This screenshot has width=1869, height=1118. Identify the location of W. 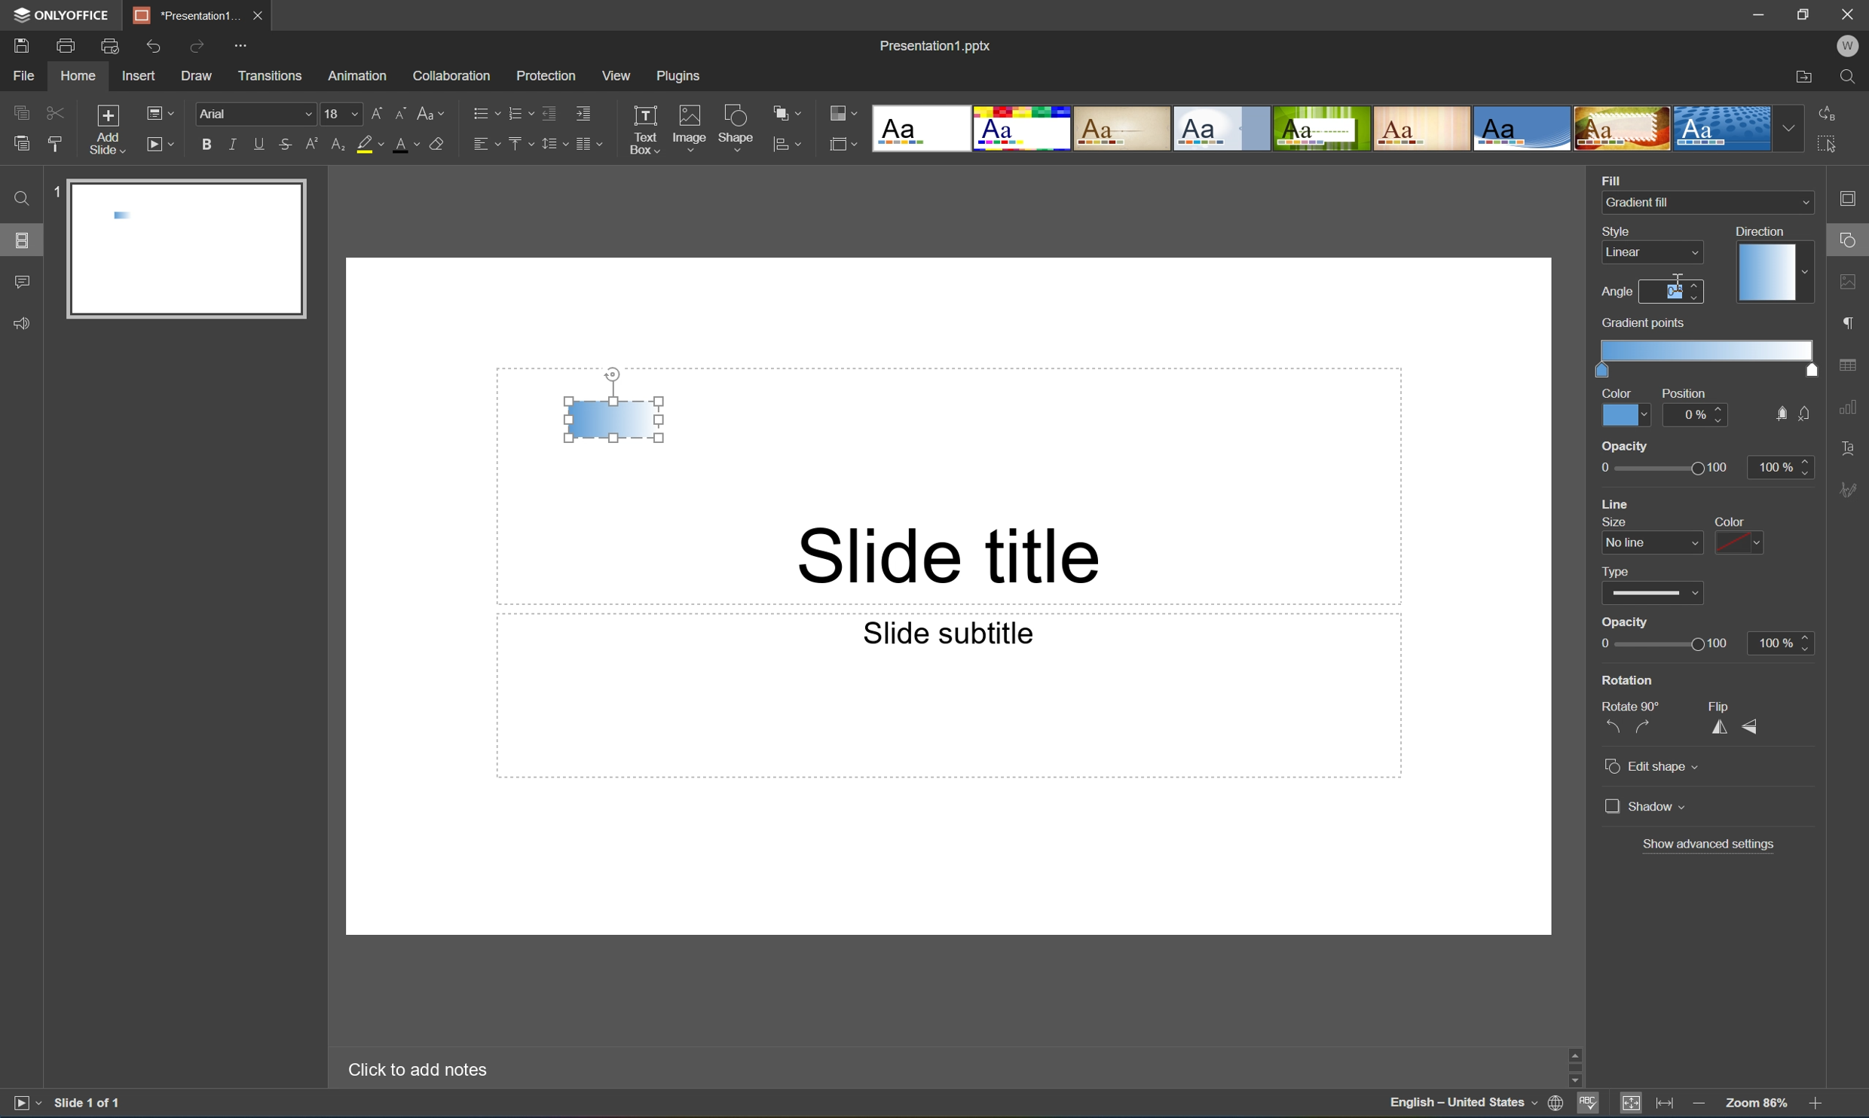
(1850, 46).